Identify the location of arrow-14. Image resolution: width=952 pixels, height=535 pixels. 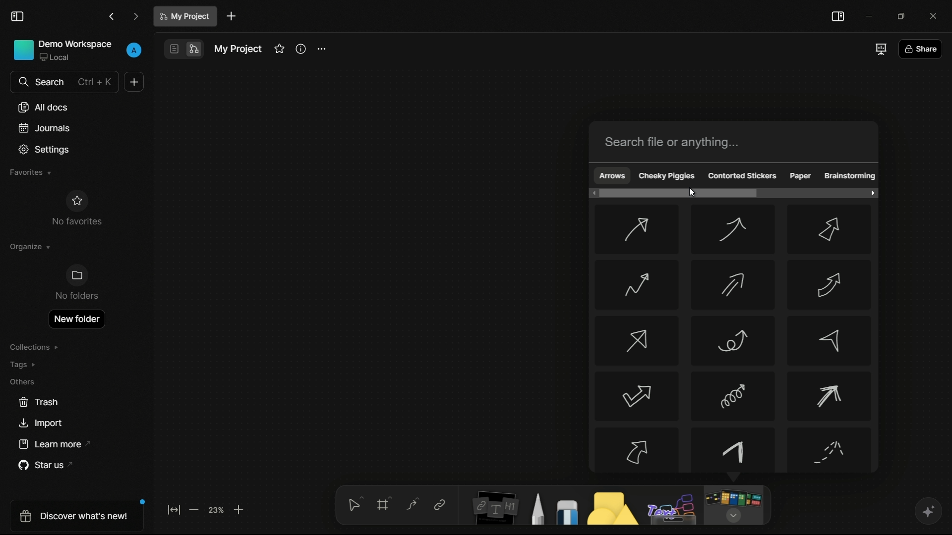
(734, 450).